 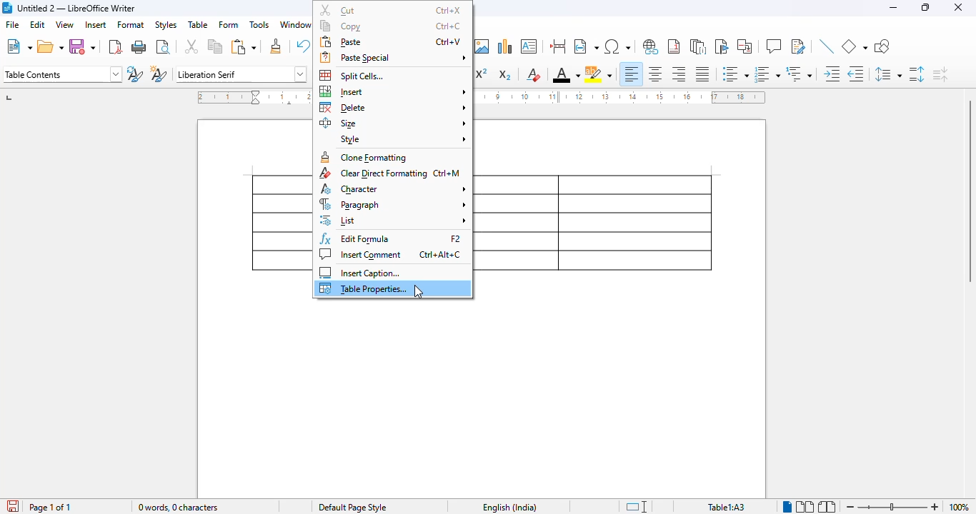 I want to click on print, so click(x=140, y=47).